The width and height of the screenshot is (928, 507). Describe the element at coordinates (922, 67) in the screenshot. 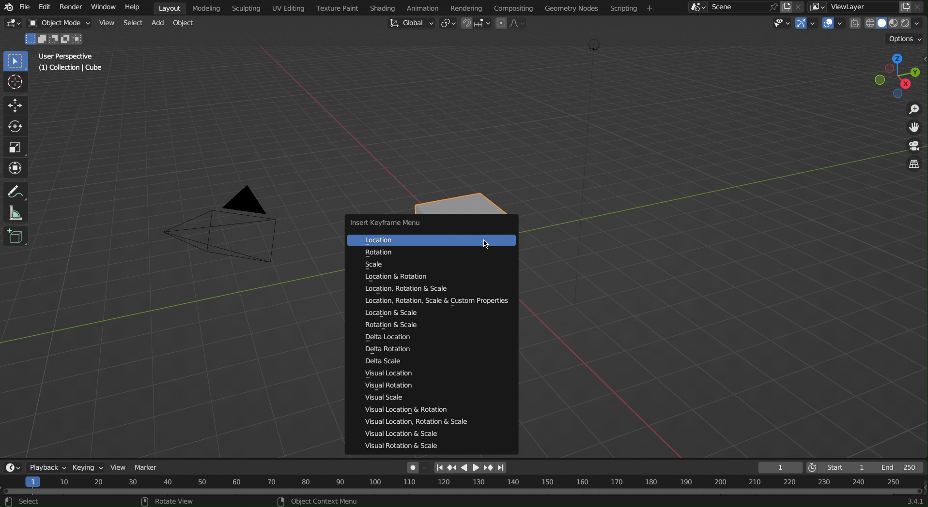

I see `Open/close side bar` at that location.